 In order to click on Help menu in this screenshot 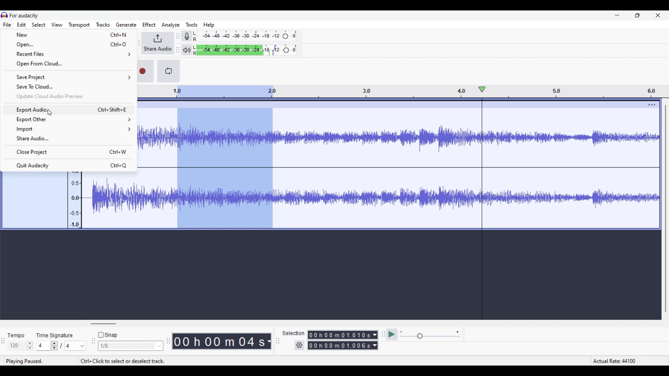, I will do `click(209, 25)`.